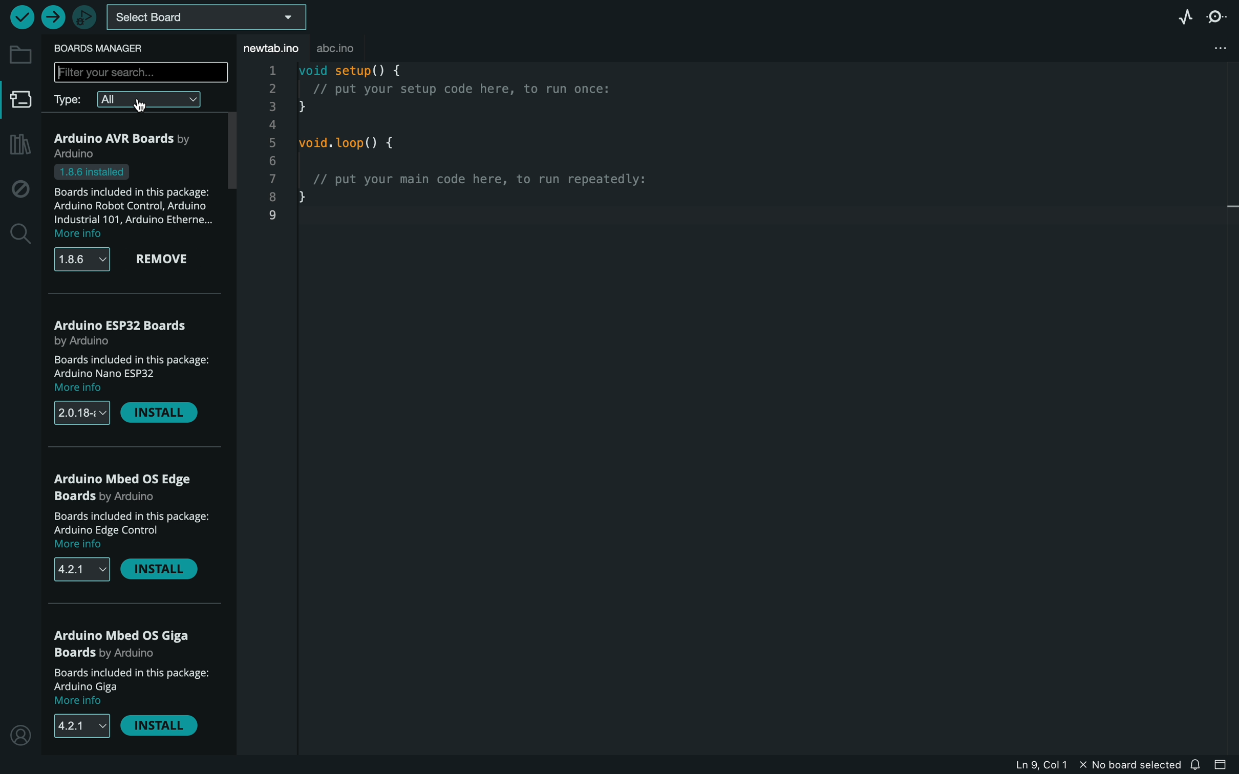 This screenshot has height=774, width=1239. Describe the element at coordinates (137, 531) in the screenshot. I see `description` at that location.